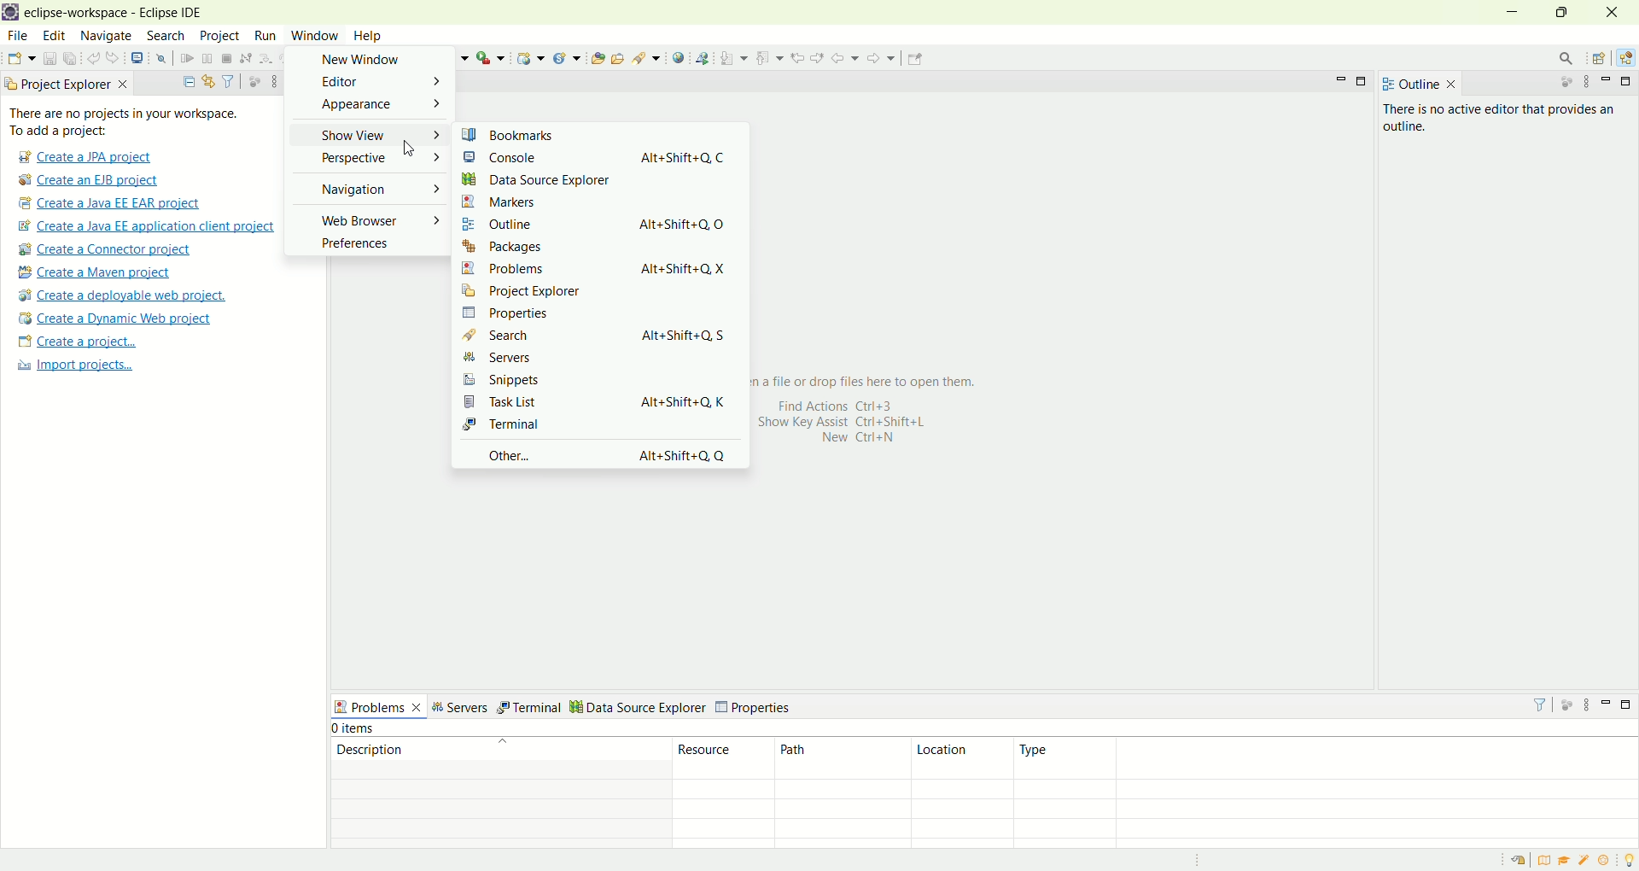  What do you see at coordinates (530, 248) in the screenshot?
I see `packages` at bounding box center [530, 248].